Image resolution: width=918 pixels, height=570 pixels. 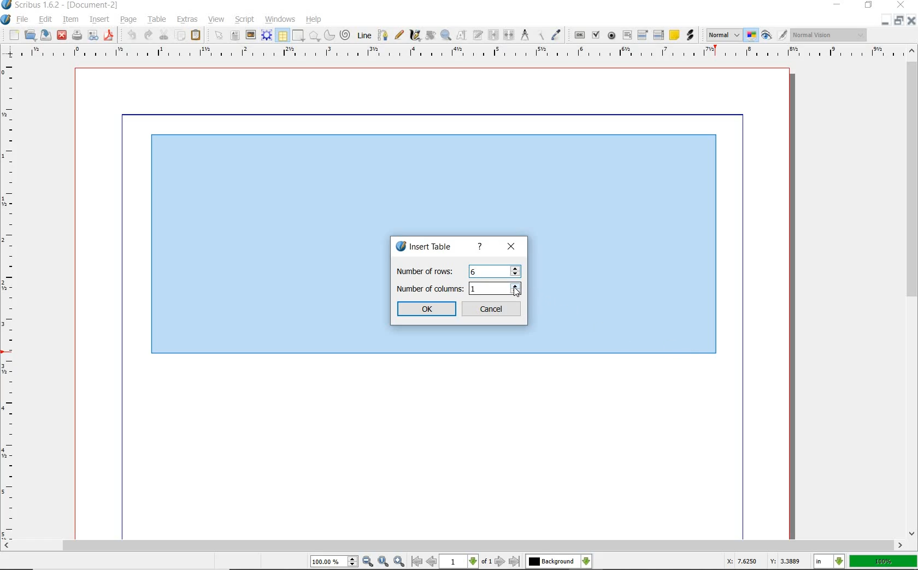 What do you see at coordinates (541, 37) in the screenshot?
I see `copy item properties` at bounding box center [541, 37].